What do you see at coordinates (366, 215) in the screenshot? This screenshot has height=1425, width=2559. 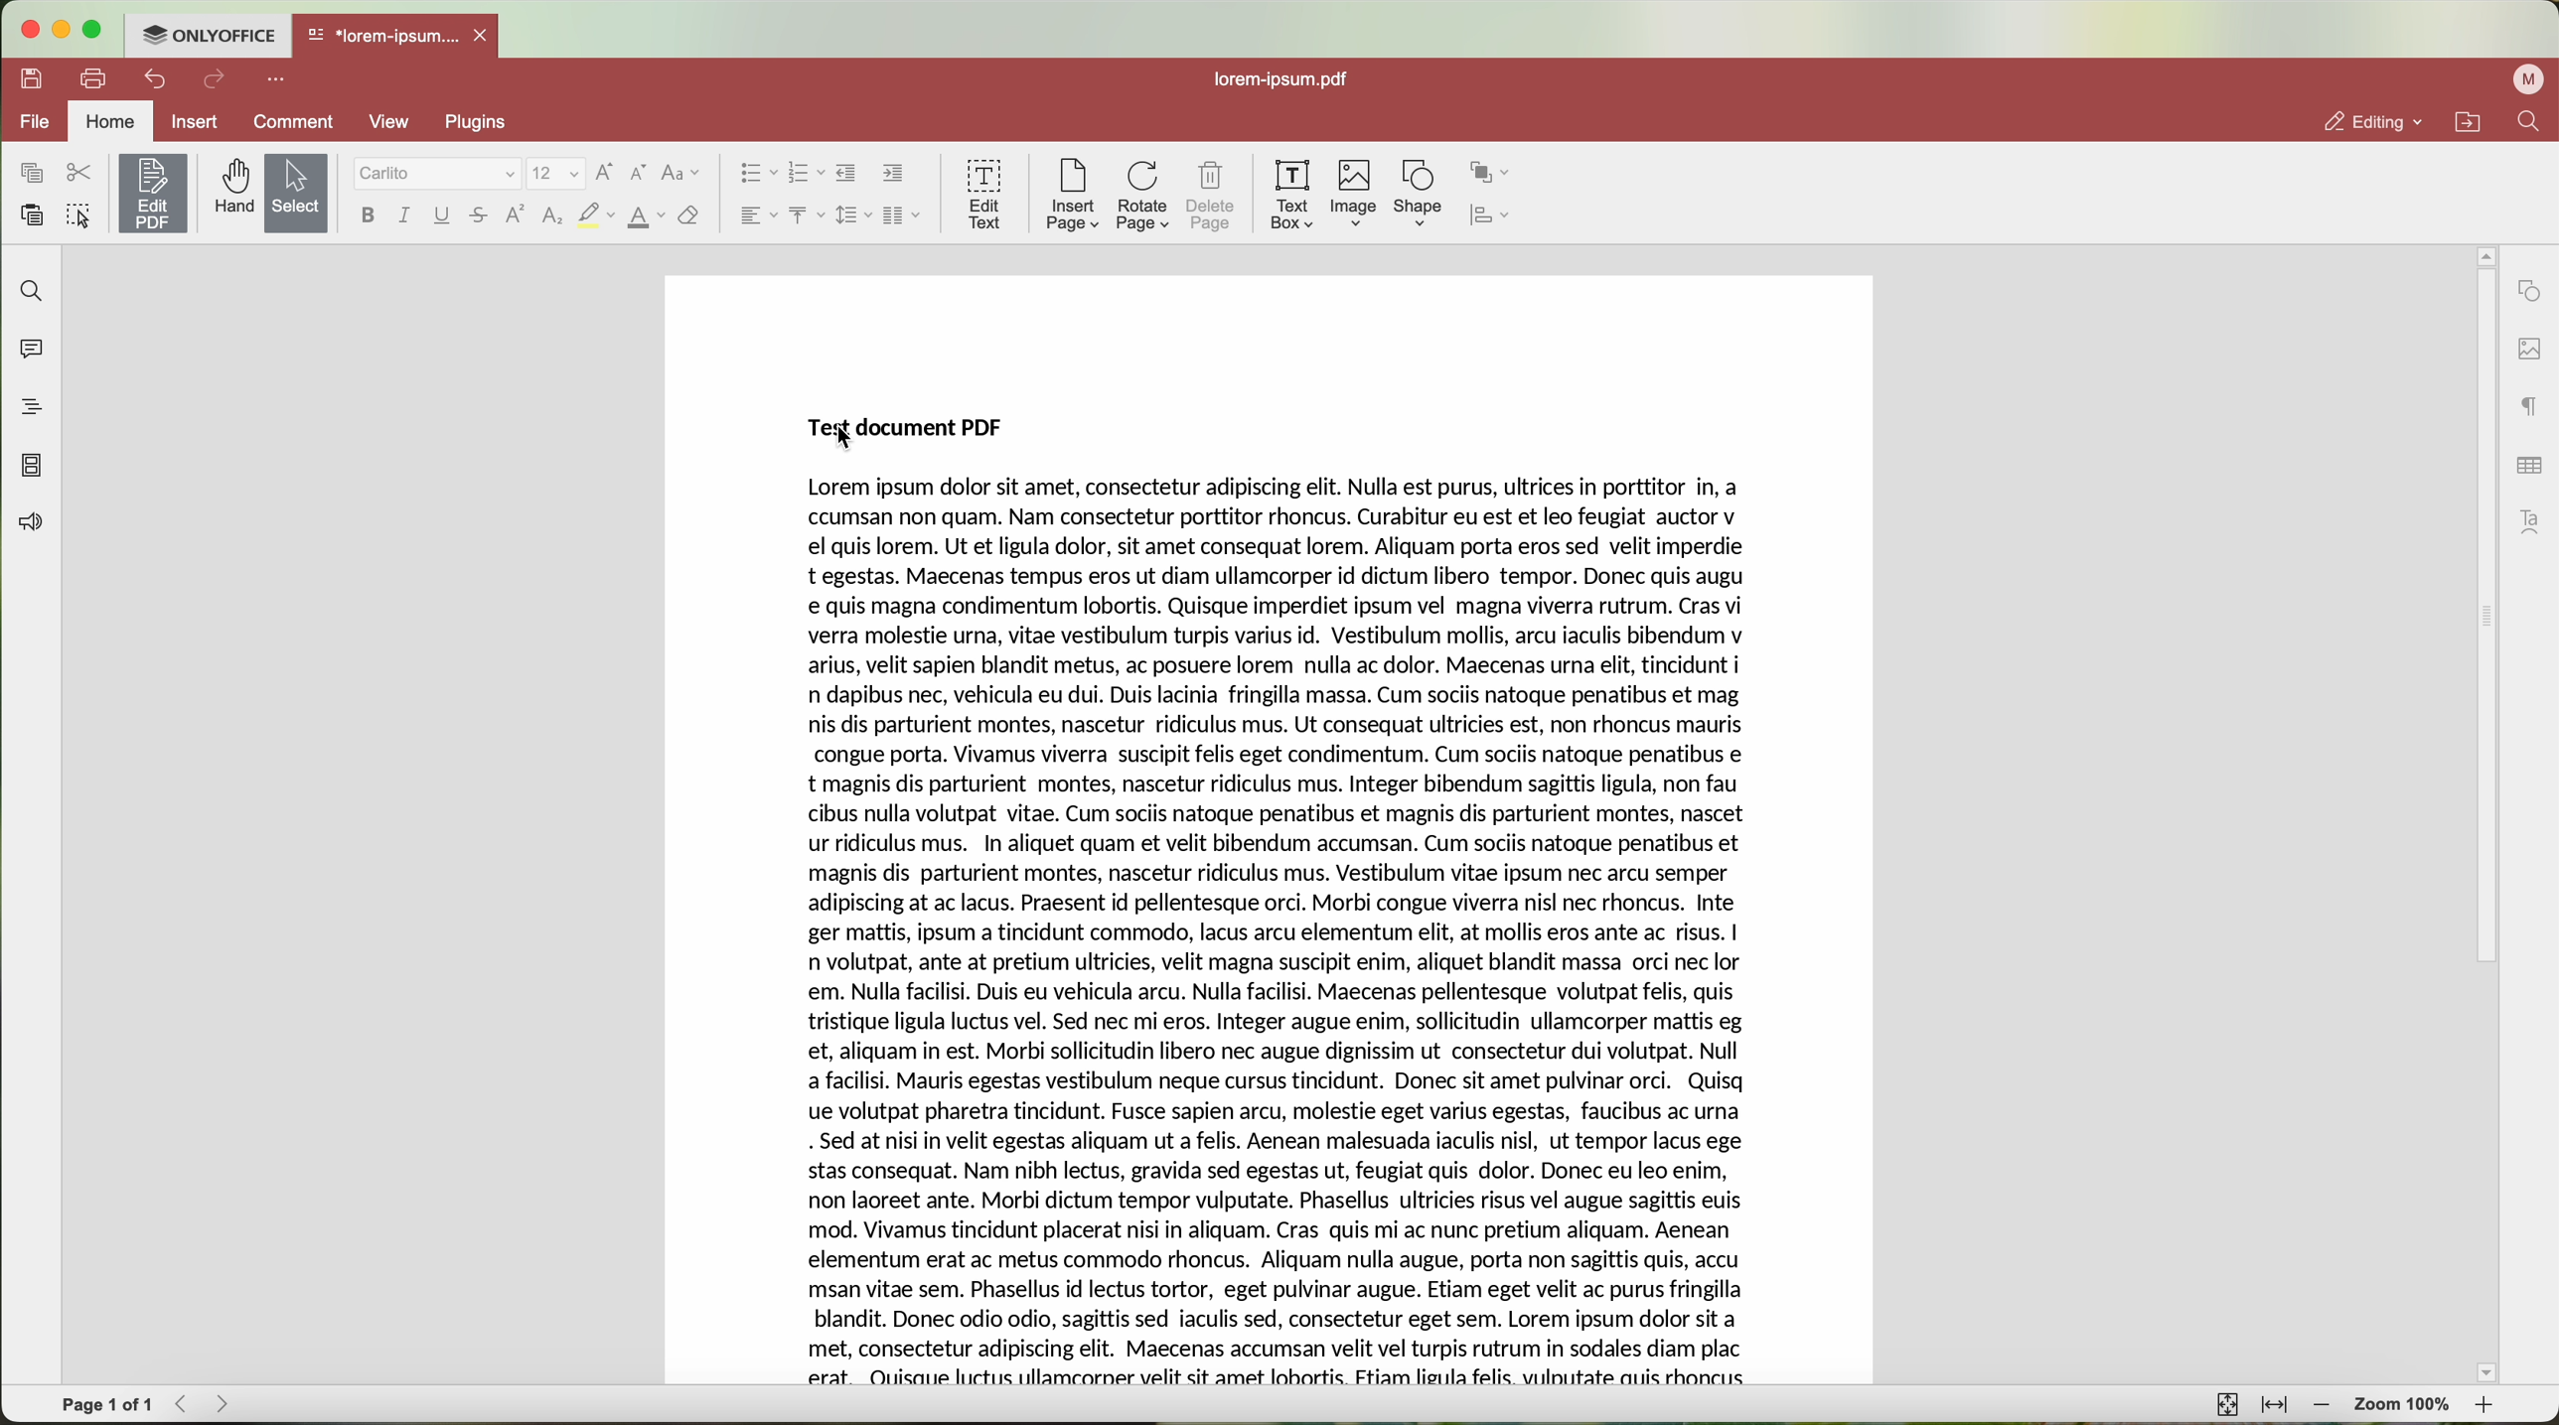 I see `bold` at bounding box center [366, 215].